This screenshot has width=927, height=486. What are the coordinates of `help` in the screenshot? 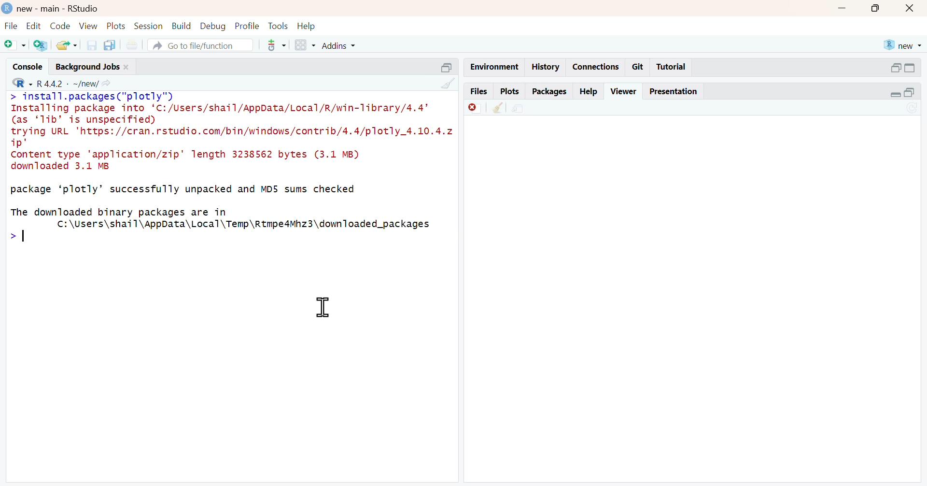 It's located at (309, 25).